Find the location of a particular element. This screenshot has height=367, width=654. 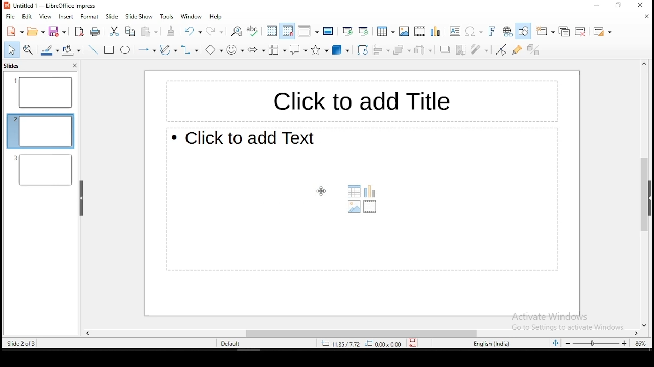

cut is located at coordinates (114, 31).